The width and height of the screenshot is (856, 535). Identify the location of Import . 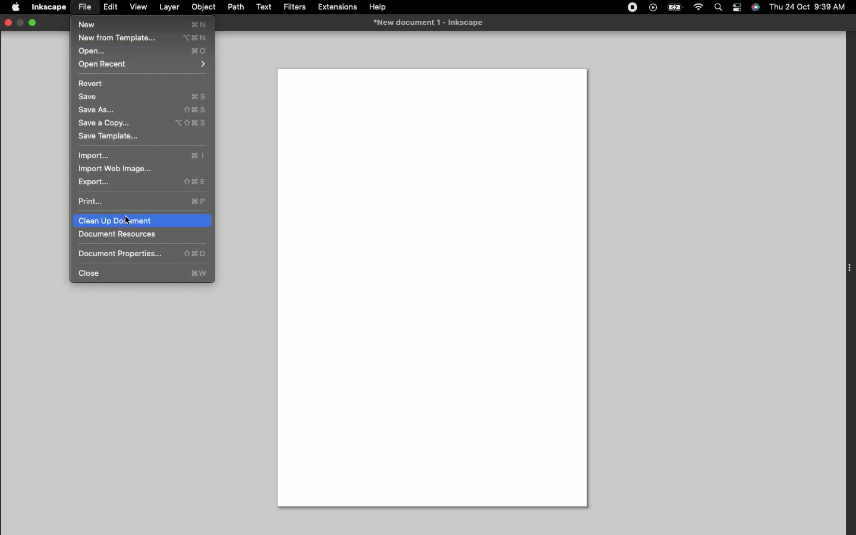
(143, 156).